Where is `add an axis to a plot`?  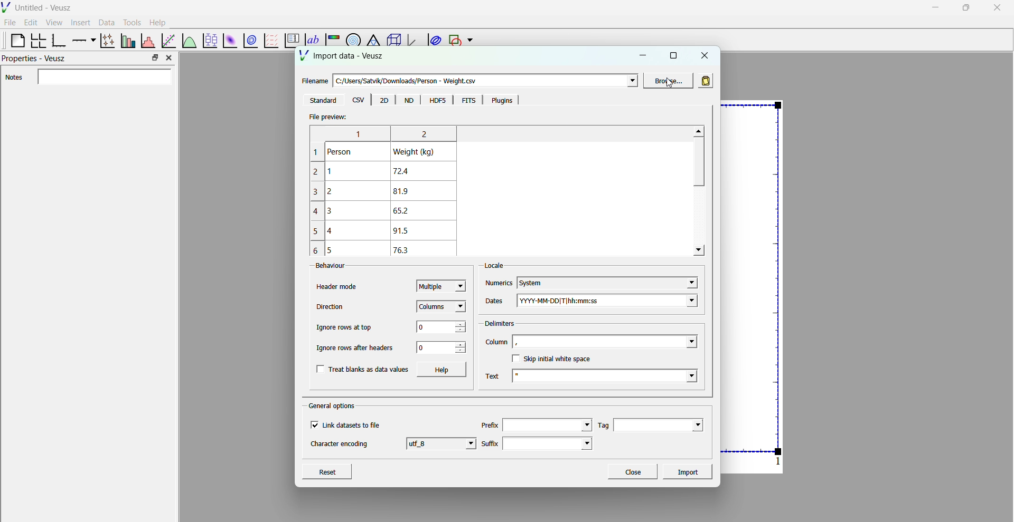 add an axis to a plot is located at coordinates (82, 40).